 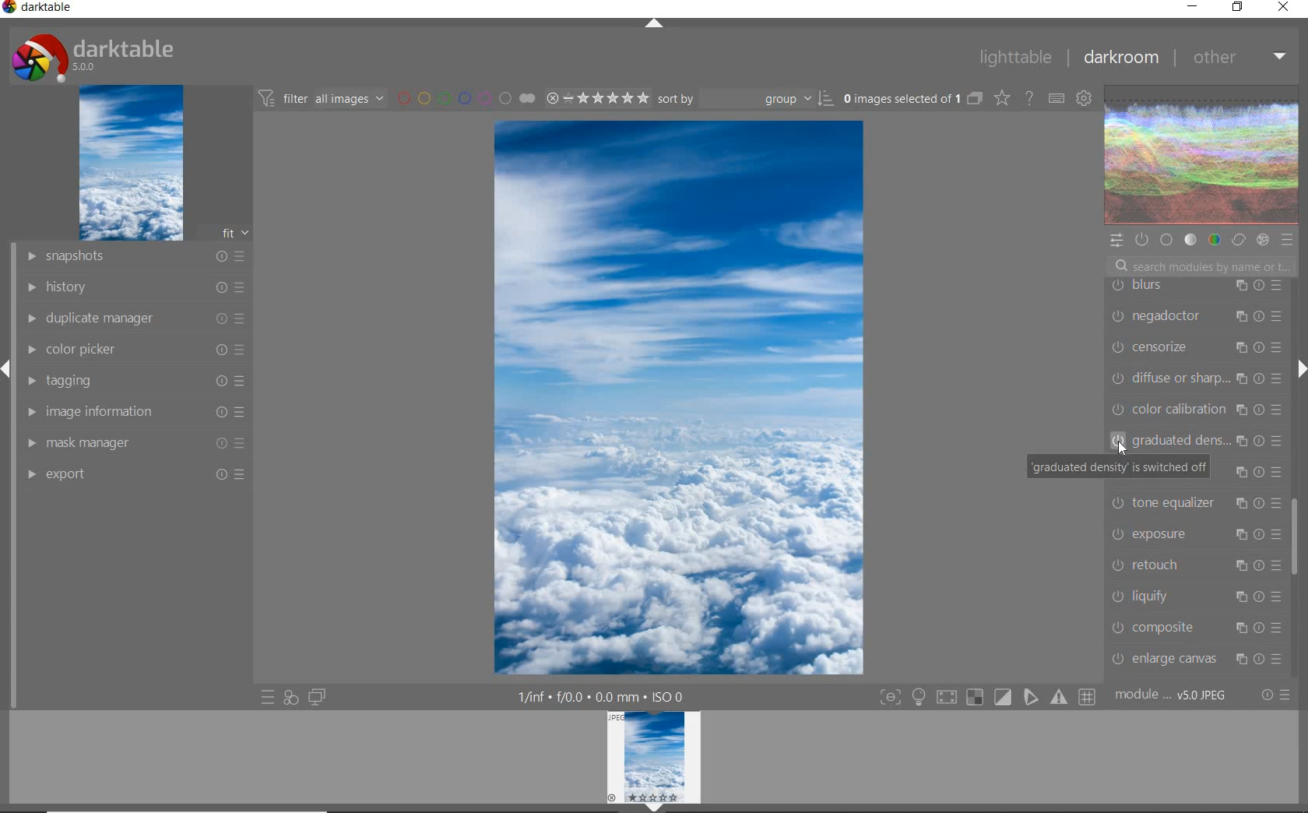 What do you see at coordinates (595, 96) in the screenshot?
I see `SELECTED IMAGE RANGE RATING` at bounding box center [595, 96].